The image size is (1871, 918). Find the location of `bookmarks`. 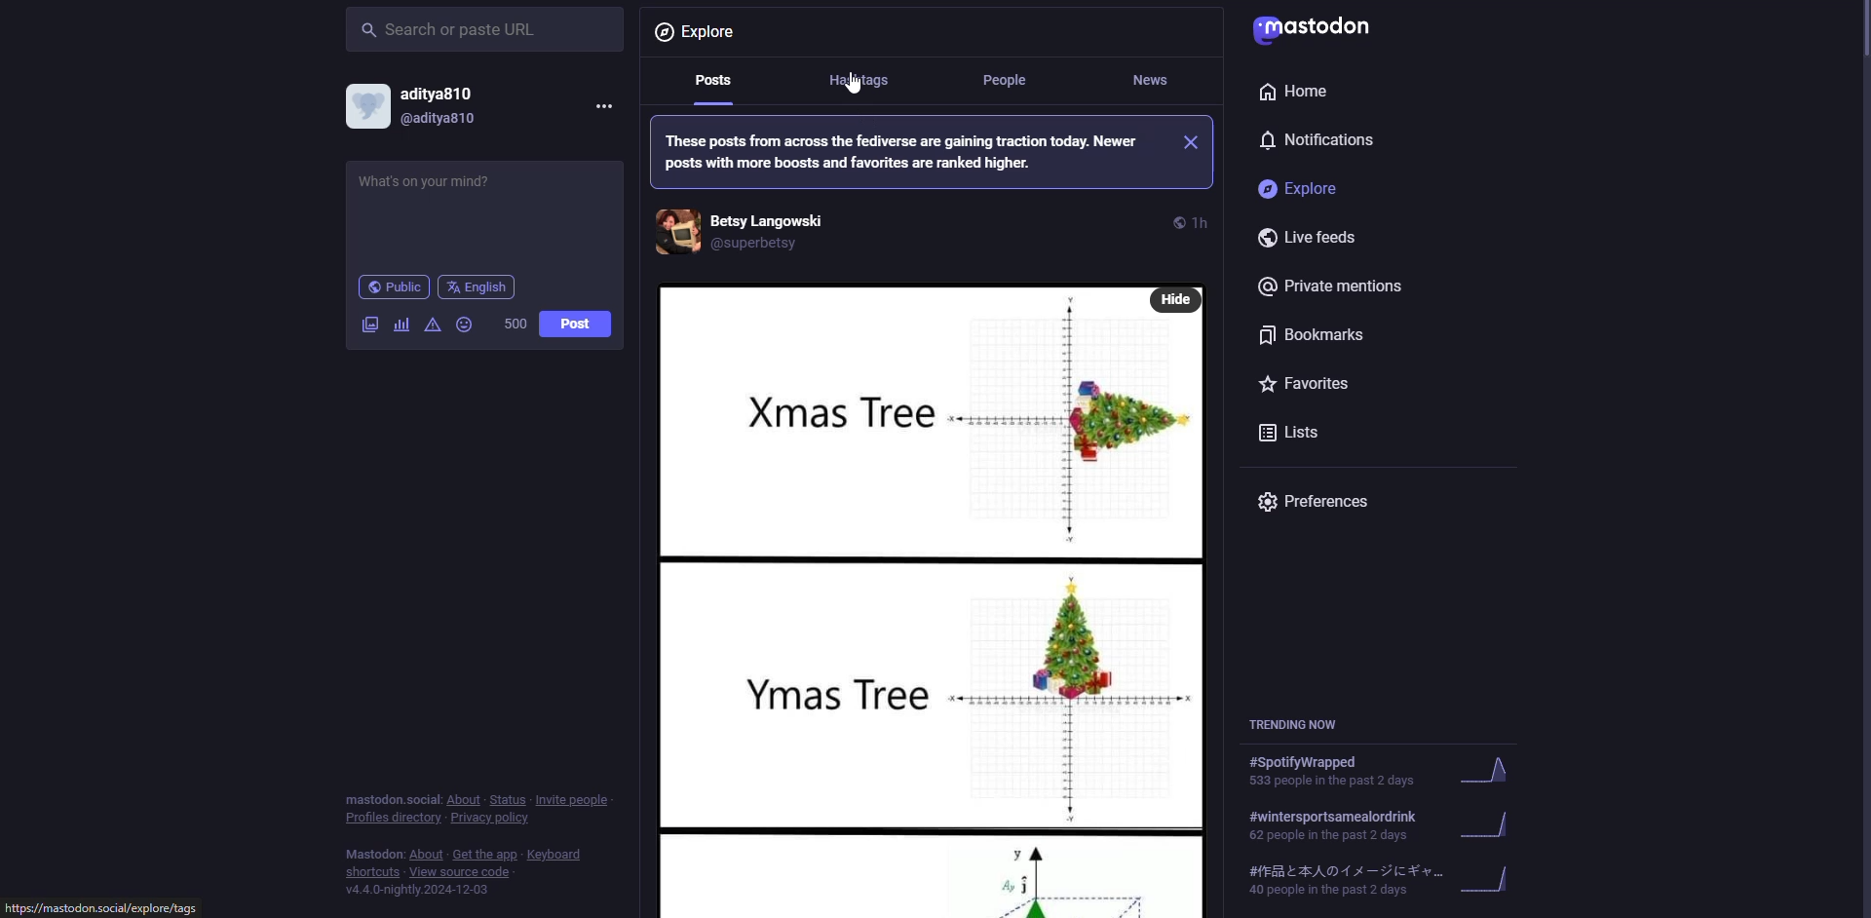

bookmarks is located at coordinates (1315, 333).